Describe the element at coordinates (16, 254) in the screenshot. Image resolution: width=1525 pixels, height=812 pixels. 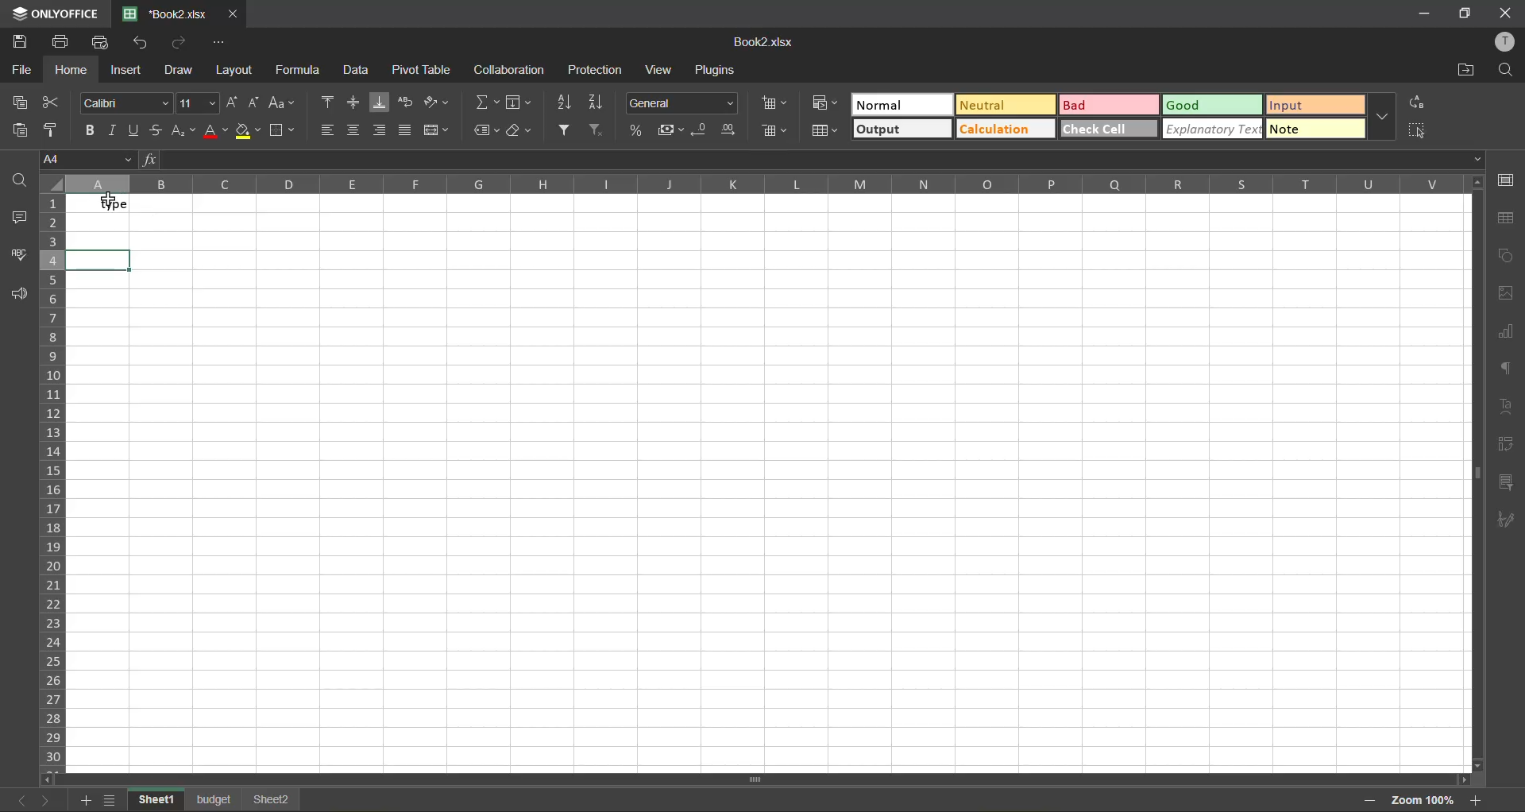
I see `spellcheck` at that location.